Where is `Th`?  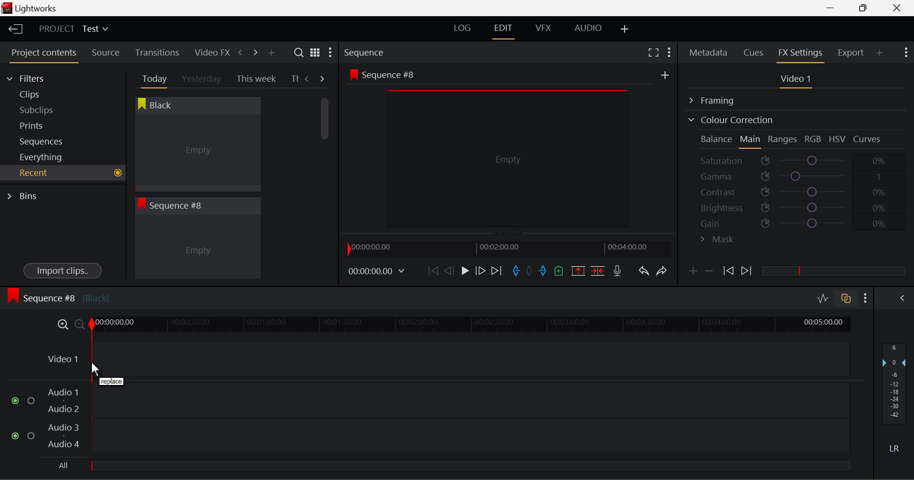
Th is located at coordinates (295, 78).